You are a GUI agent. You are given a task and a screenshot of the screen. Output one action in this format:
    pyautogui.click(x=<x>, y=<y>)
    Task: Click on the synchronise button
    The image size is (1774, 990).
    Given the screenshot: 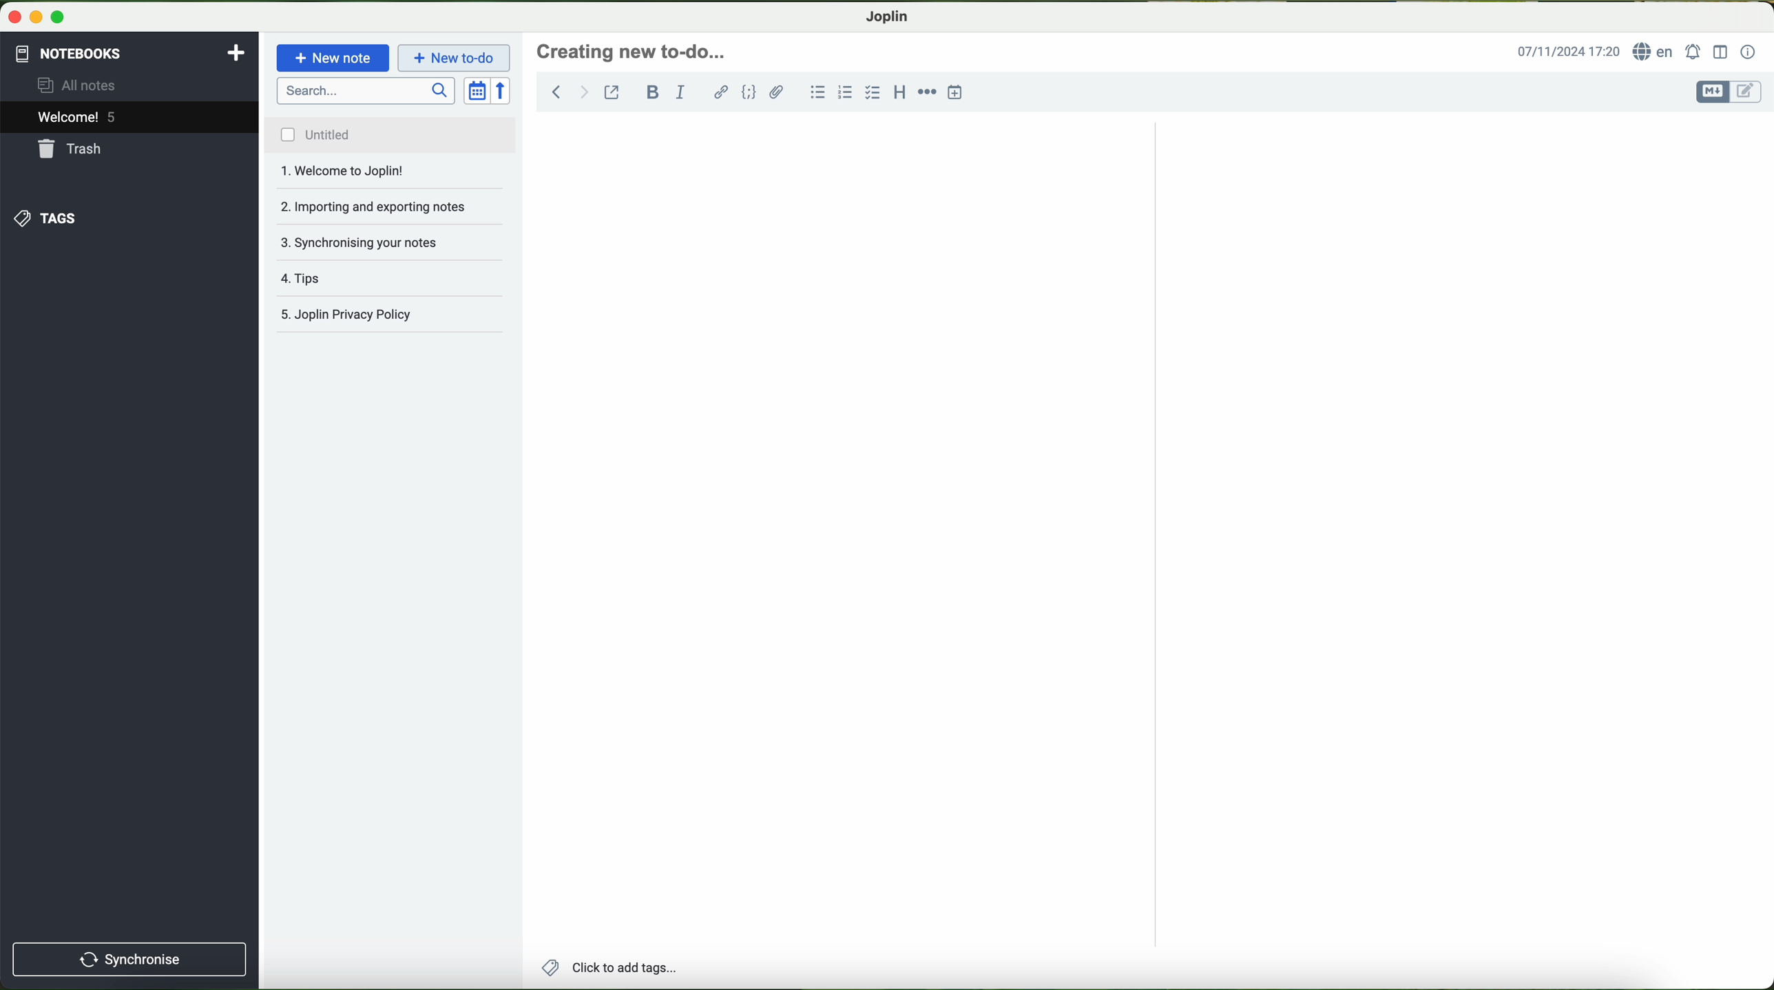 What is the action you would take?
    pyautogui.click(x=129, y=959)
    